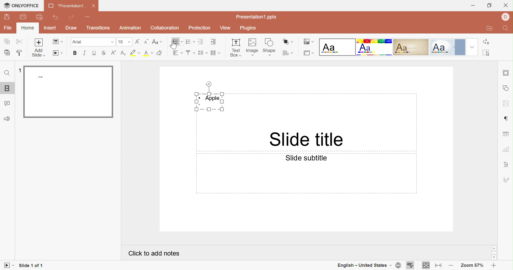  What do you see at coordinates (6, 74) in the screenshot?
I see `Find` at bounding box center [6, 74].